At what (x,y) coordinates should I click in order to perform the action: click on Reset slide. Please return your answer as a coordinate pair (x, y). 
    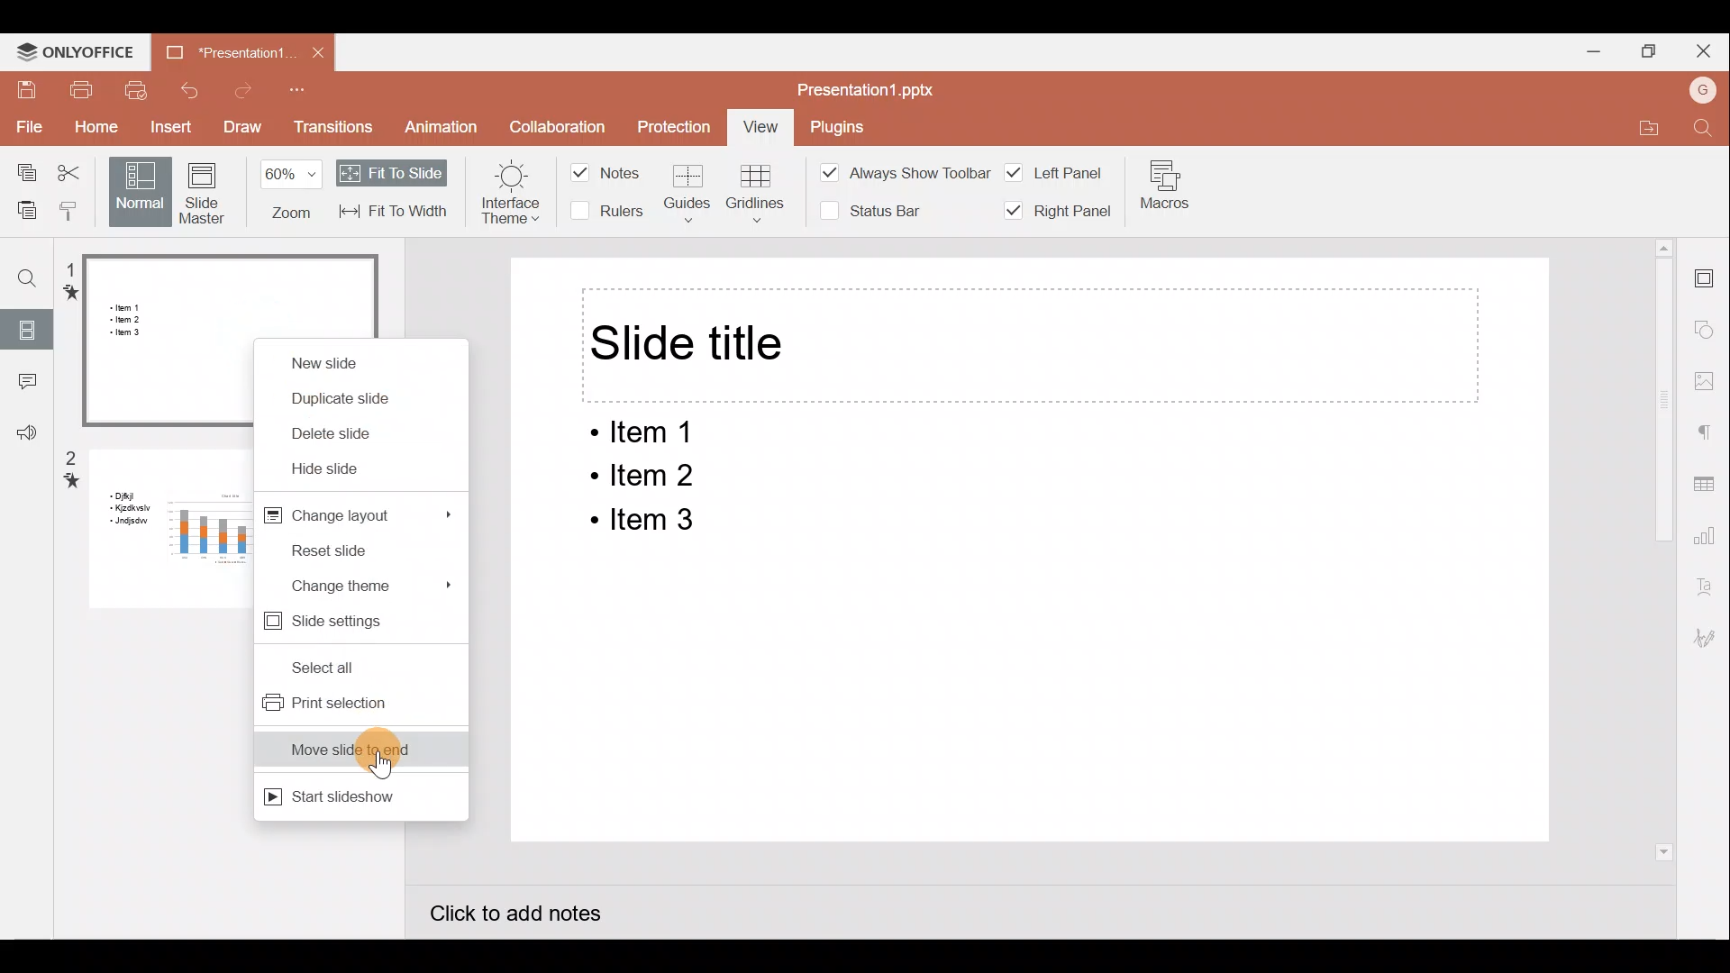
    Looking at the image, I should click on (366, 549).